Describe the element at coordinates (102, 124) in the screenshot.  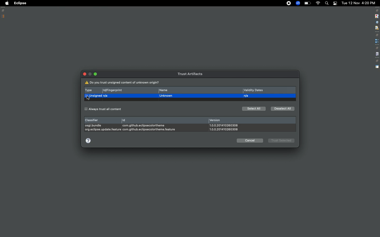
I see `Classifier` at that location.